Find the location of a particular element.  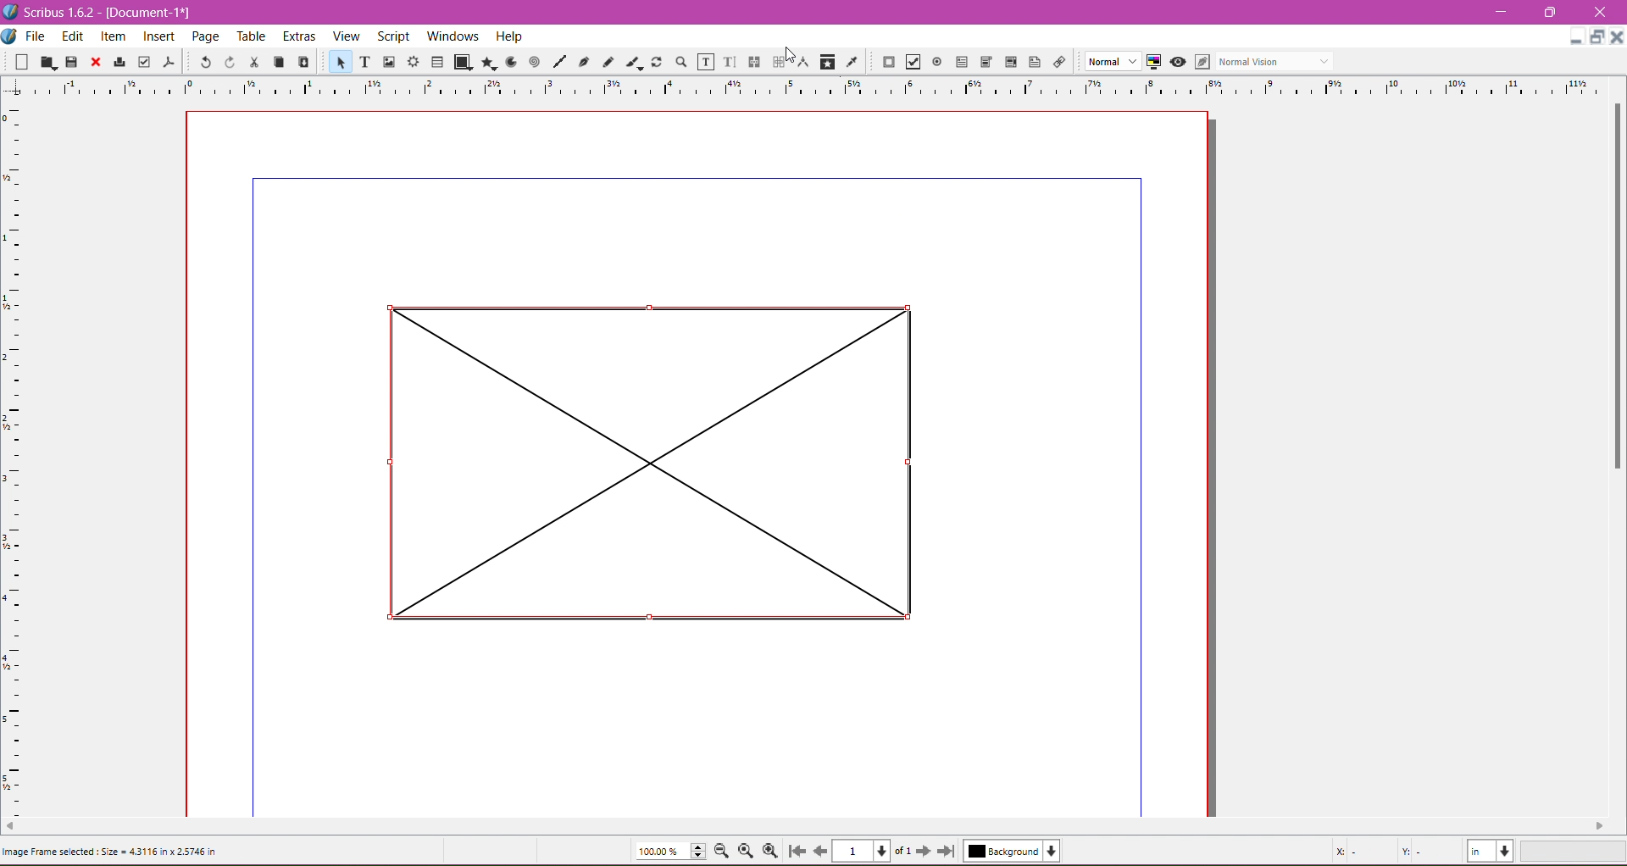

Freehand Line is located at coordinates (608, 62).